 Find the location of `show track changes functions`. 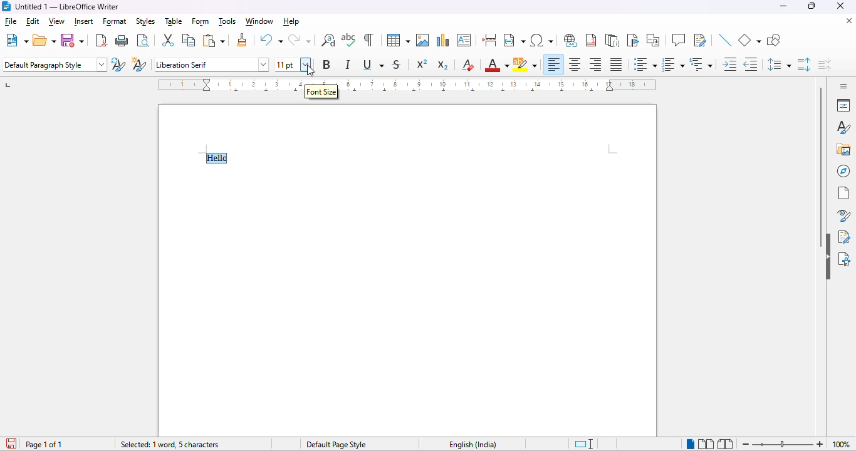

show track changes functions is located at coordinates (701, 40).